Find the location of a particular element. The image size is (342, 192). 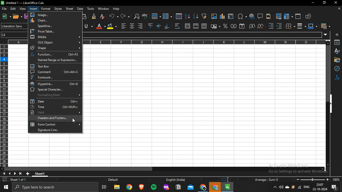

libreoffice calc is located at coordinates (228, 187).